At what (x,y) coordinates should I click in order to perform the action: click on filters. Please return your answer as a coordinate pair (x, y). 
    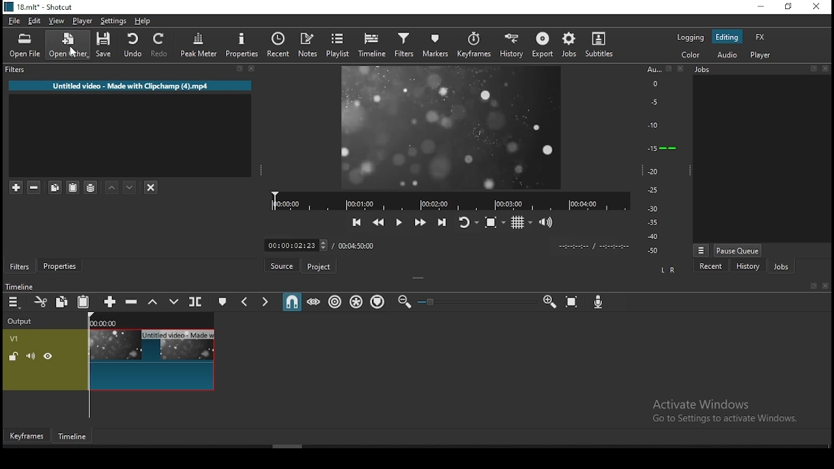
    Looking at the image, I should click on (403, 46).